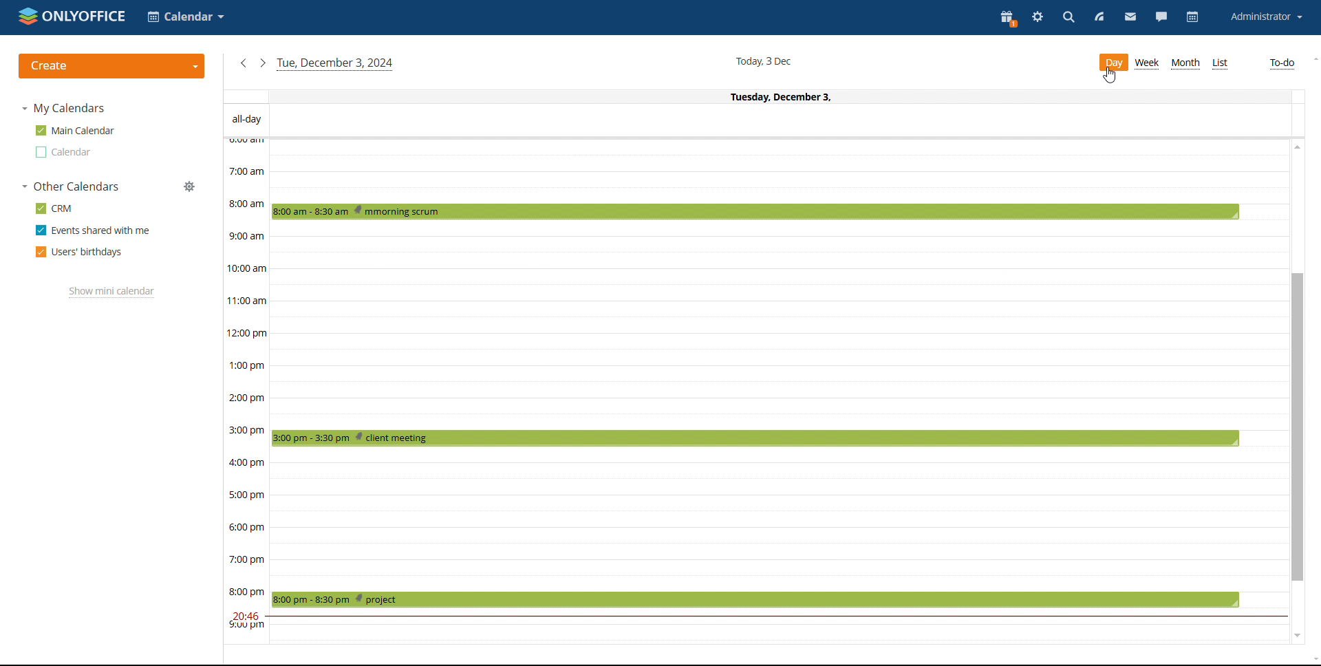 This screenshot has height=666, width=1321. What do you see at coordinates (1101, 17) in the screenshot?
I see `feed` at bounding box center [1101, 17].